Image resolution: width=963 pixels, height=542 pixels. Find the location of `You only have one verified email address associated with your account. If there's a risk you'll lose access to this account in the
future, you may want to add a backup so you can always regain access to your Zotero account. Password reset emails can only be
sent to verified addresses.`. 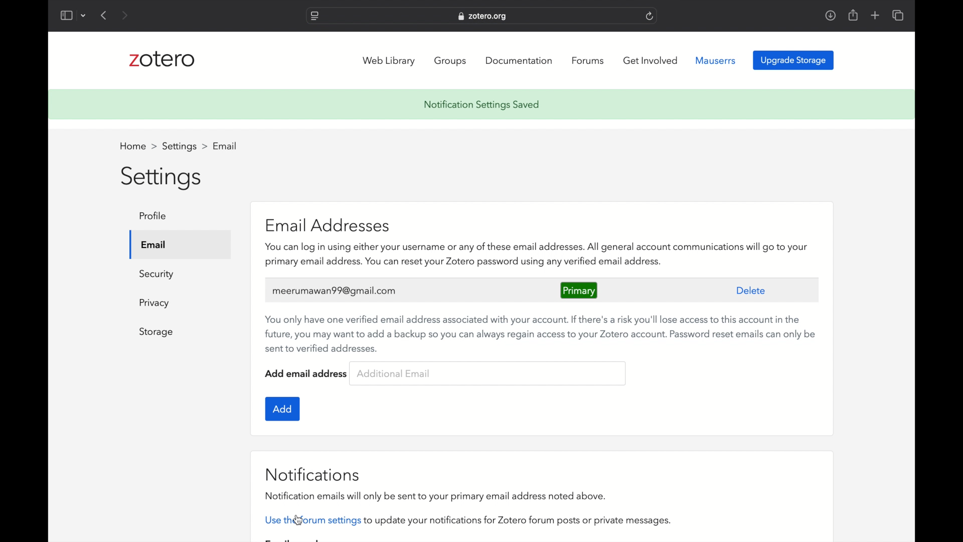

You only have one verified email address associated with your account. If there's a risk you'll lose access to this account in the
future, you may want to add a backup so you can always regain access to your Zotero account. Password reset emails can only be
sent to verified addresses. is located at coordinates (538, 332).